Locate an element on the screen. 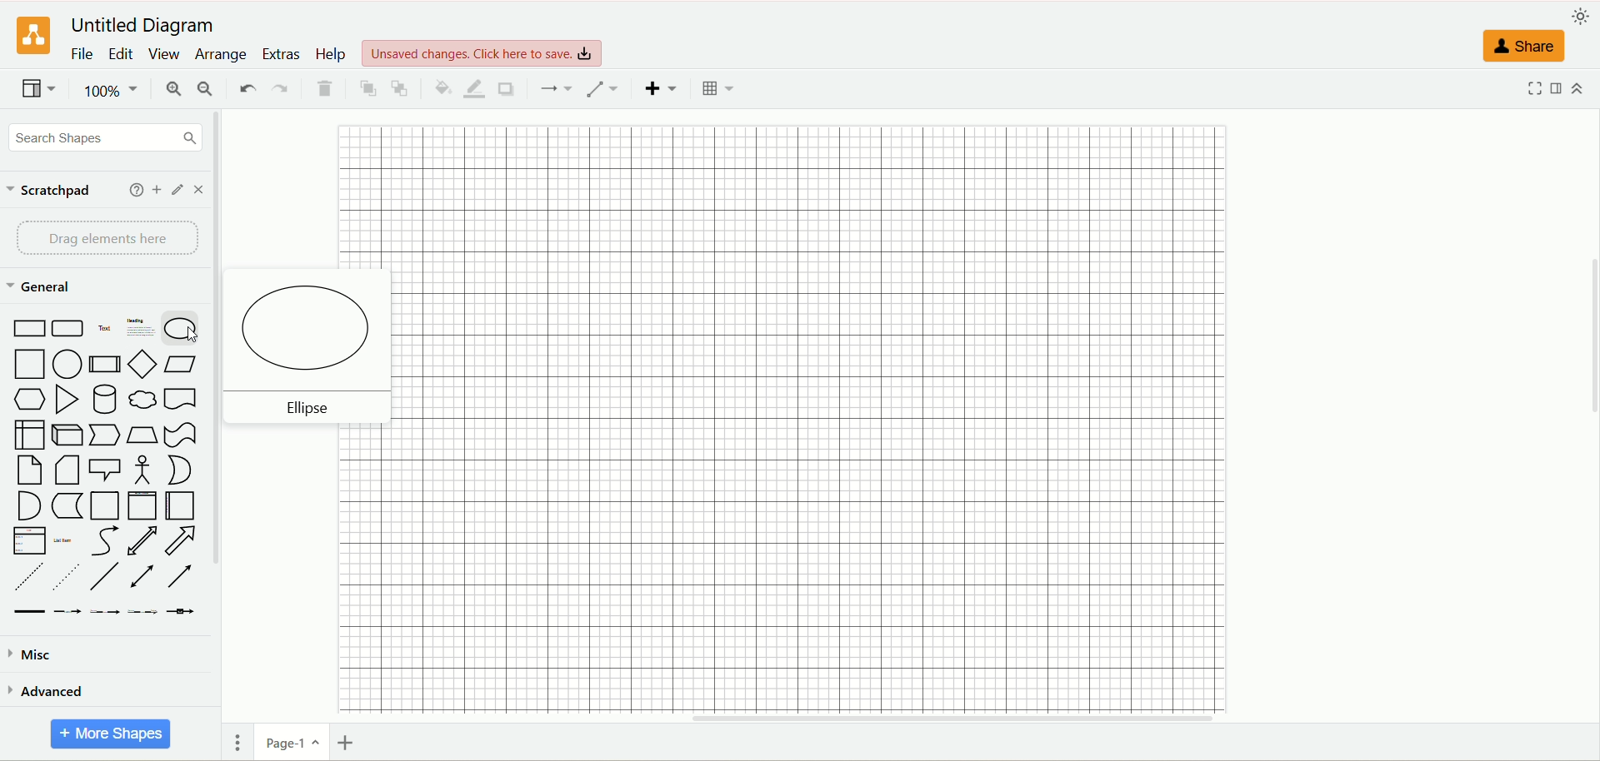  more shapes is located at coordinates (112, 734).